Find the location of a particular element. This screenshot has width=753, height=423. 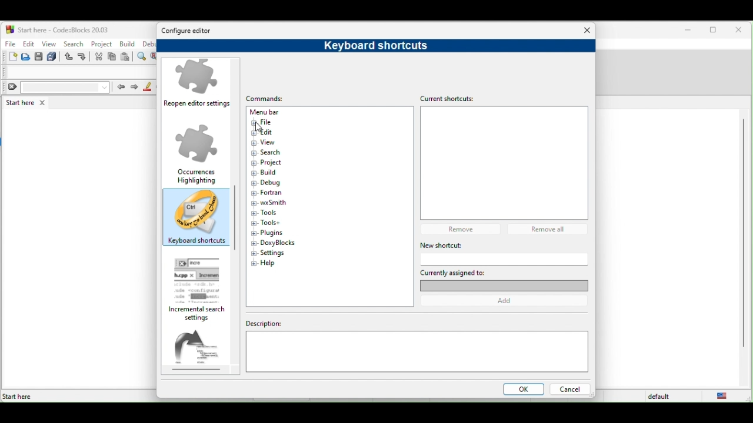

edit is located at coordinates (271, 132).